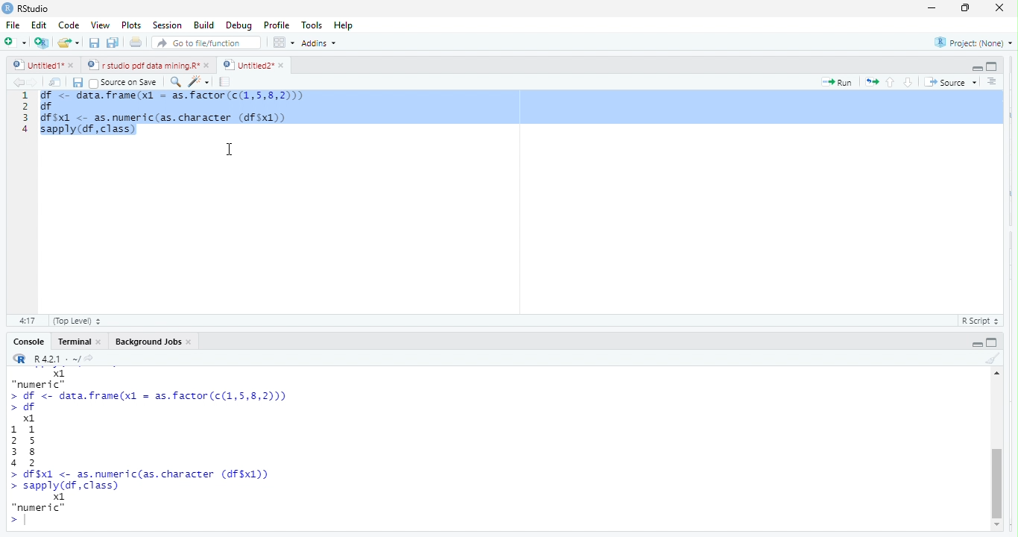 Image resolution: width=1018 pixels, height=537 pixels. What do you see at coordinates (999, 448) in the screenshot?
I see `vertical scroll bar` at bounding box center [999, 448].